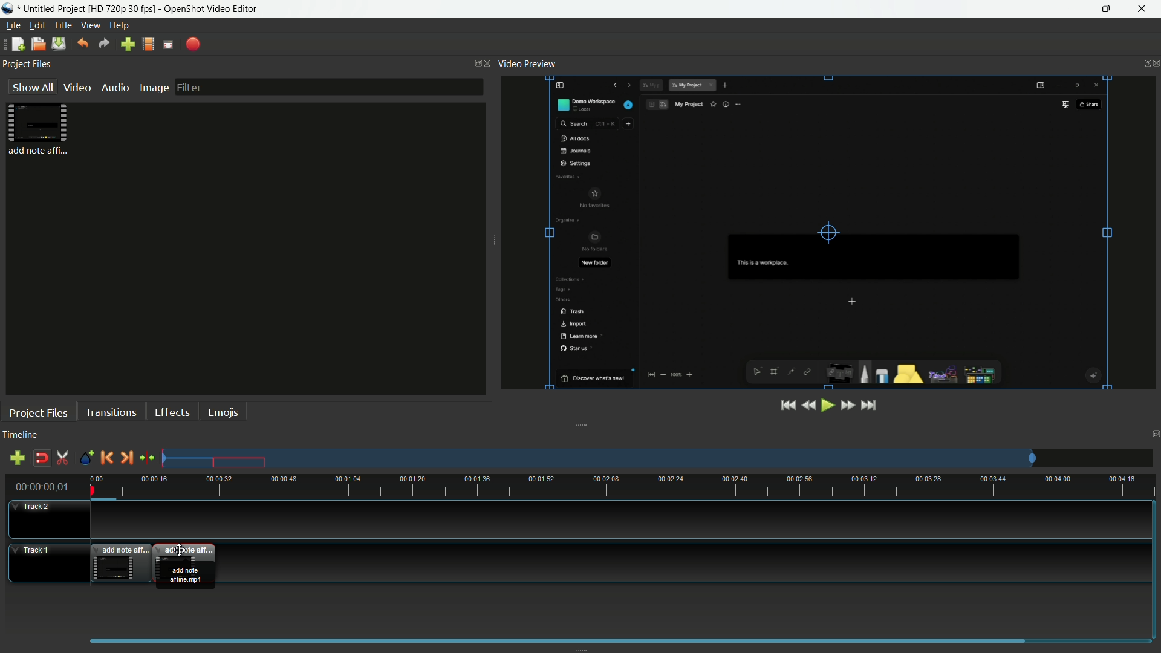 Image resolution: width=1161 pixels, height=653 pixels. I want to click on previous marker, so click(106, 457).